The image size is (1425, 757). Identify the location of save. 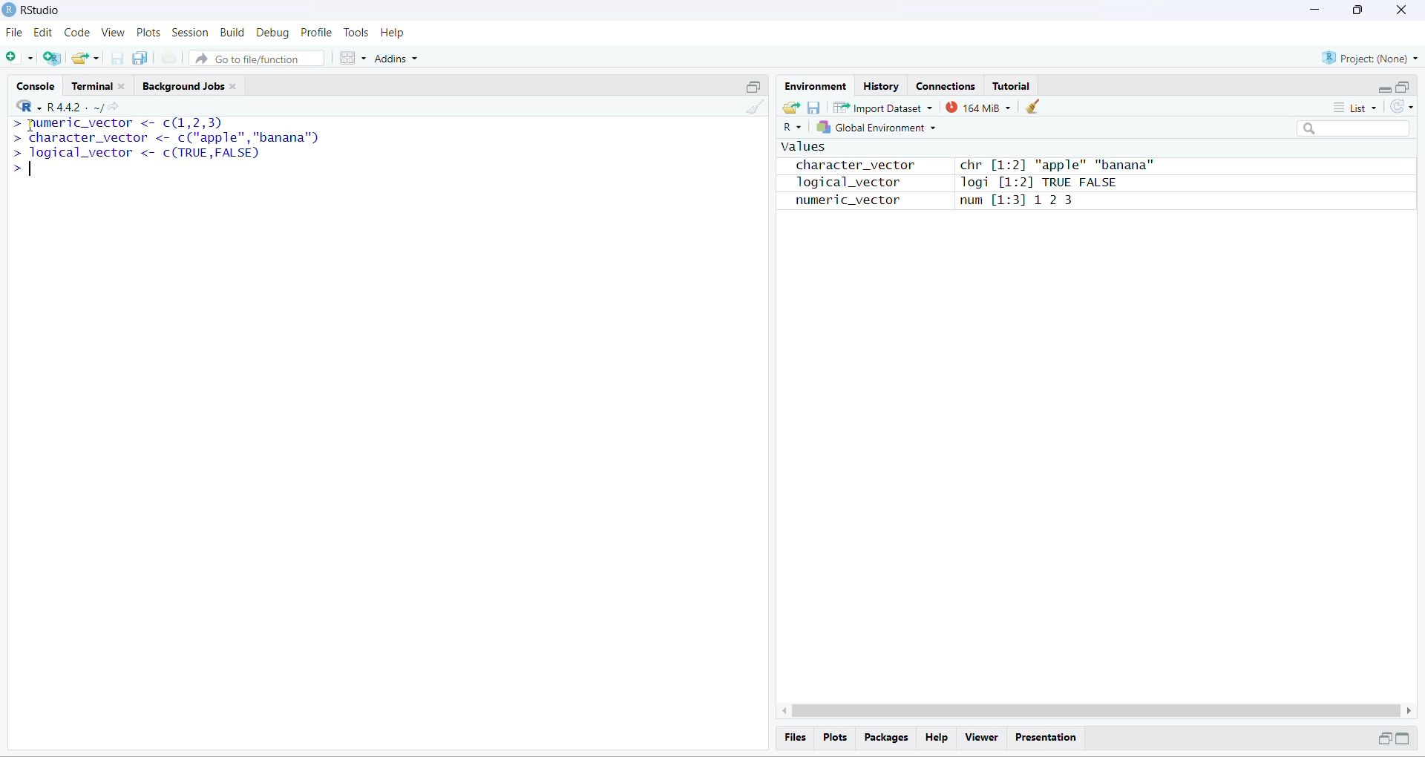
(813, 108).